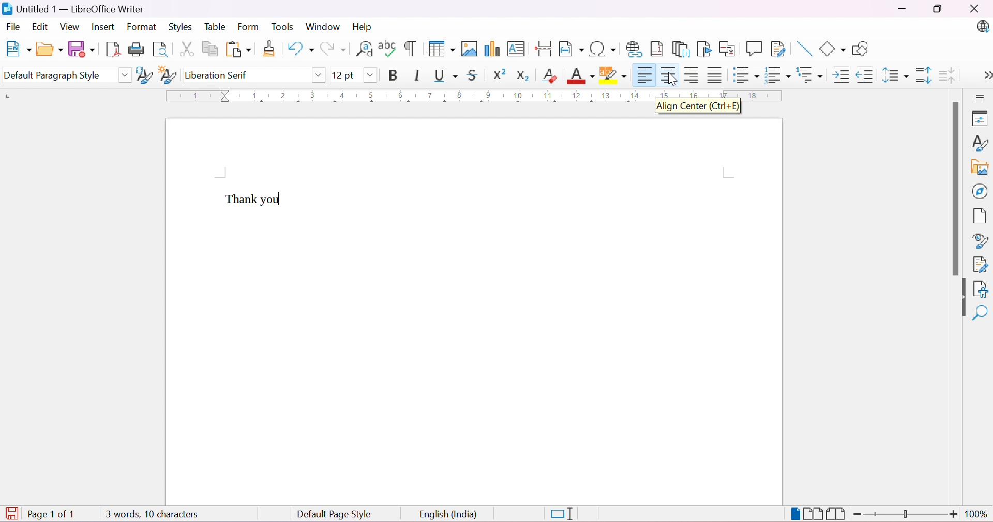 The image size is (993, 522). Describe the element at coordinates (387, 49) in the screenshot. I see `Check Spelling` at that location.